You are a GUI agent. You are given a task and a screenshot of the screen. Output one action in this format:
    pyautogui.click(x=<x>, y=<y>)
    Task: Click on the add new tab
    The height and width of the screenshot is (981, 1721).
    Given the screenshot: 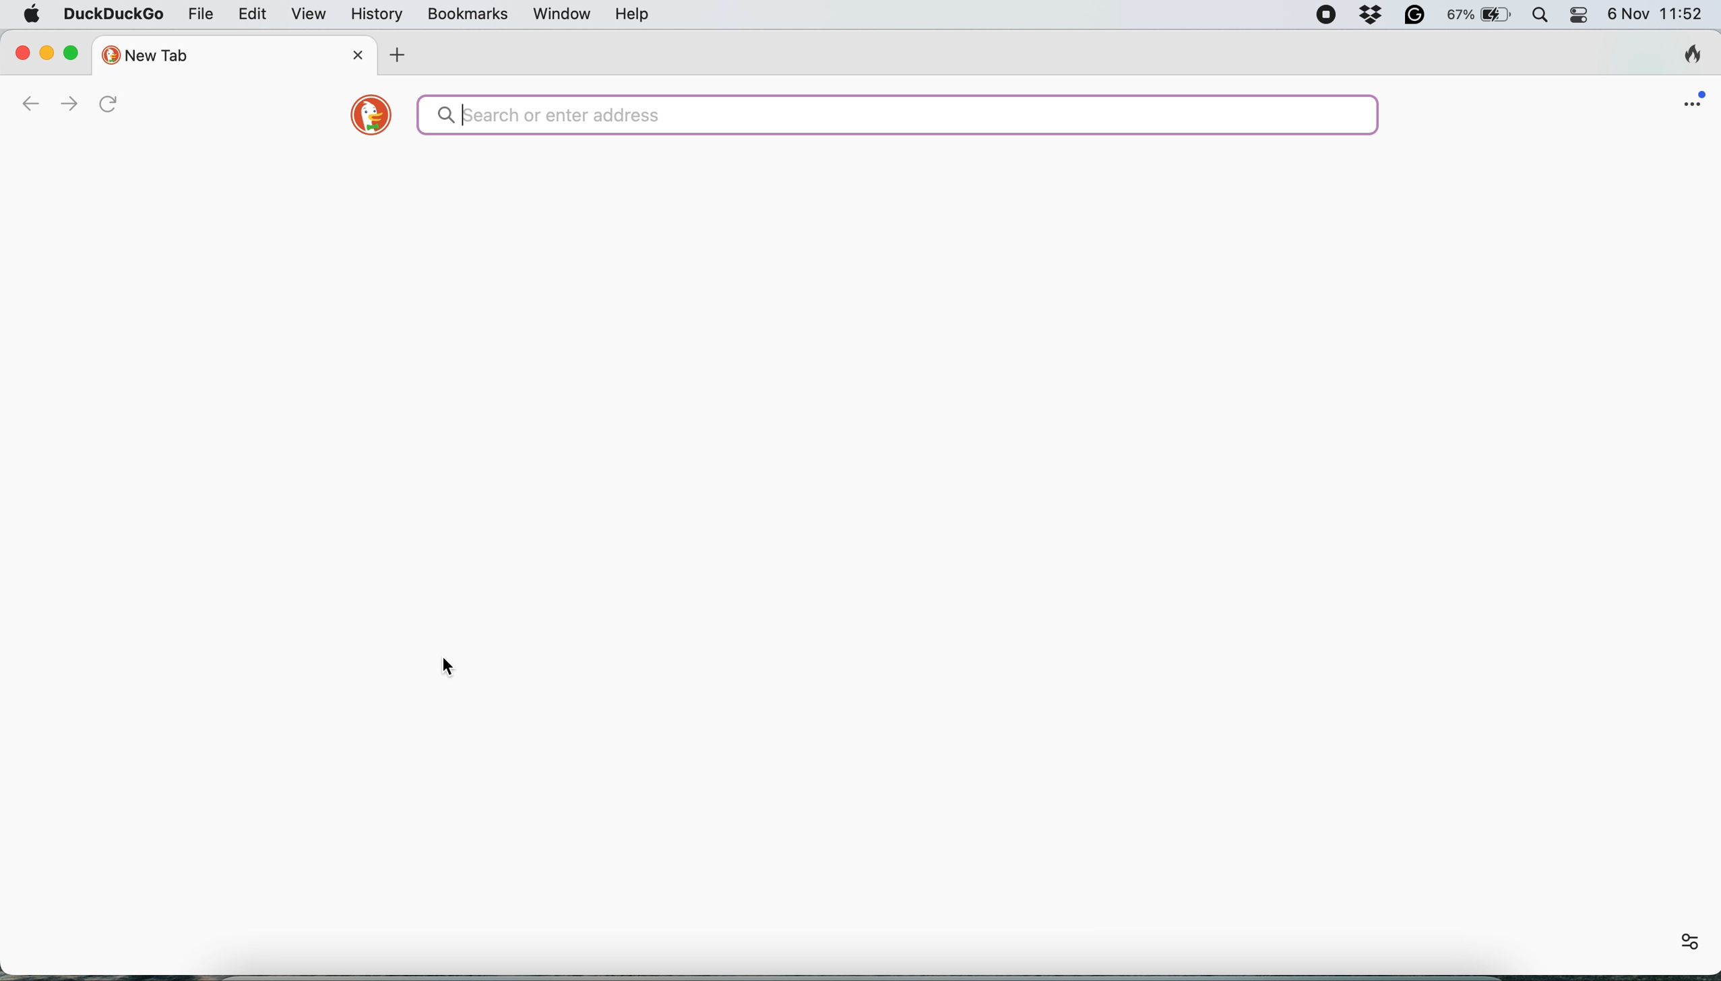 What is the action you would take?
    pyautogui.click(x=400, y=55)
    